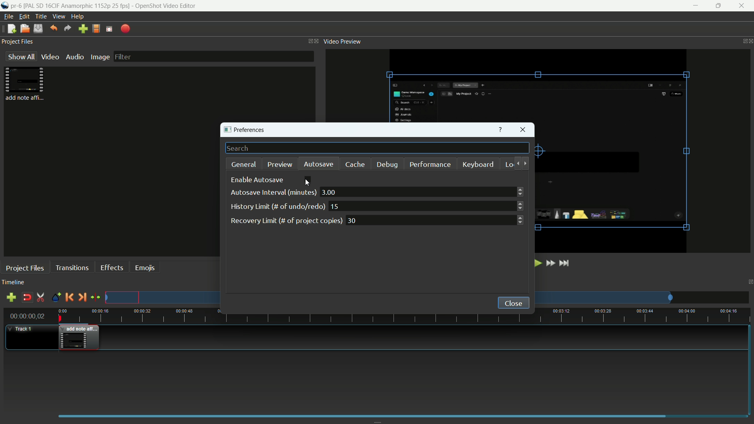  What do you see at coordinates (244, 130) in the screenshot?
I see `preferences` at bounding box center [244, 130].